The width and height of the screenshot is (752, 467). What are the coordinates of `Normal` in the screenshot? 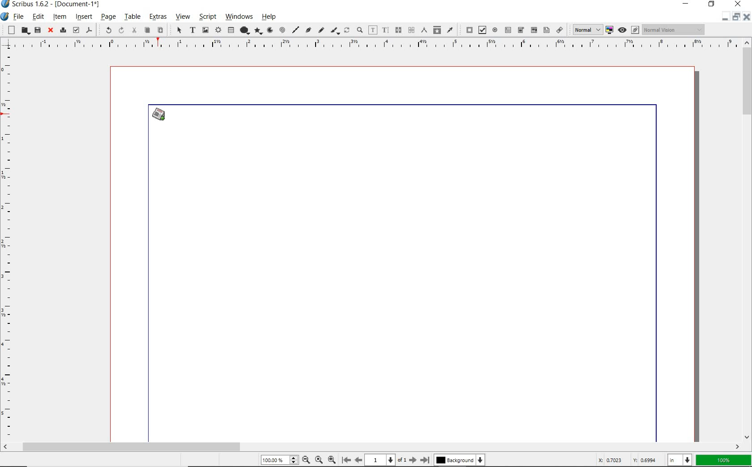 It's located at (585, 30).